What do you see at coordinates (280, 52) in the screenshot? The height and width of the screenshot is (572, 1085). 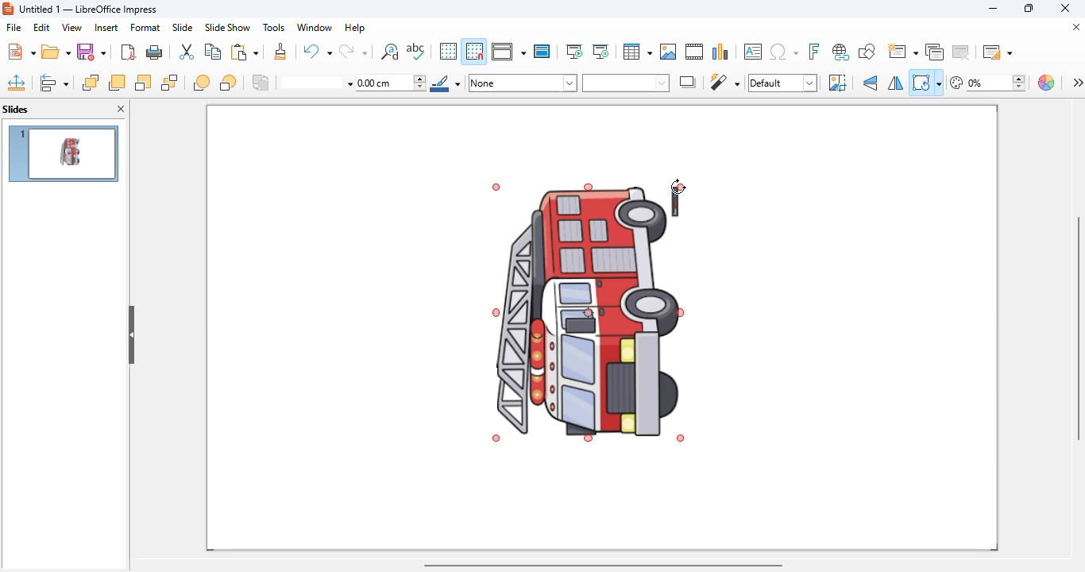 I see `clone formatting` at bounding box center [280, 52].